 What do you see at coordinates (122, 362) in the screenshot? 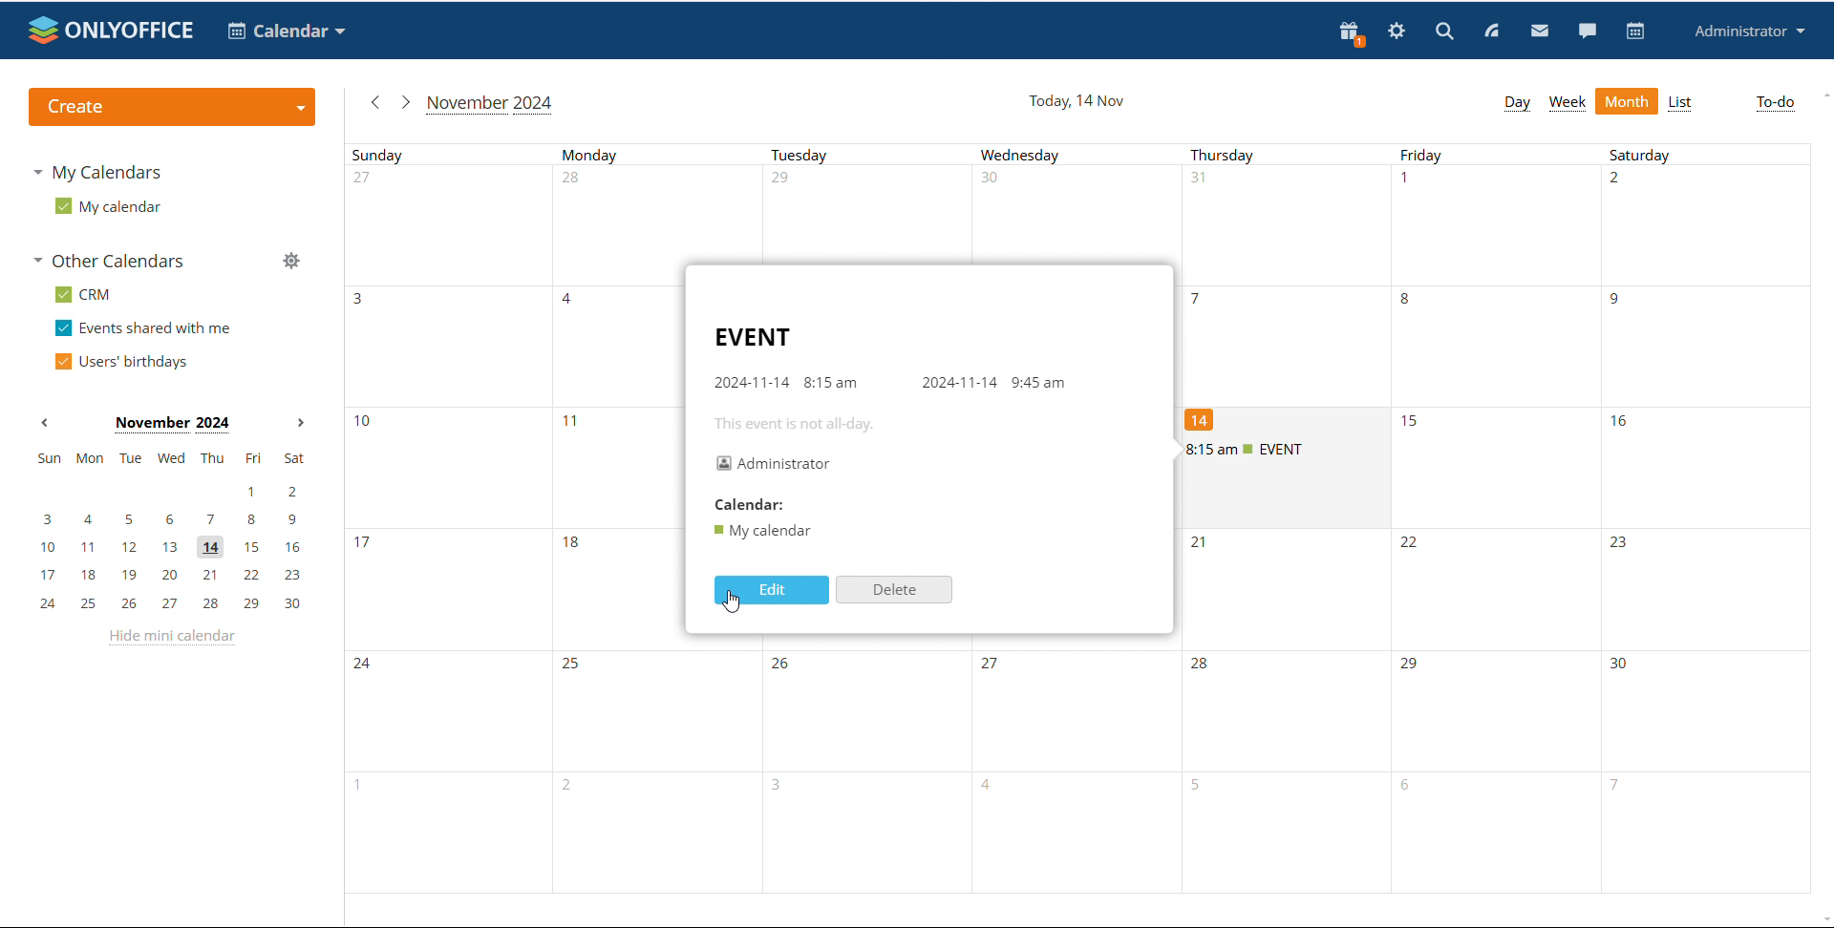
I see `users' birthdays` at bounding box center [122, 362].